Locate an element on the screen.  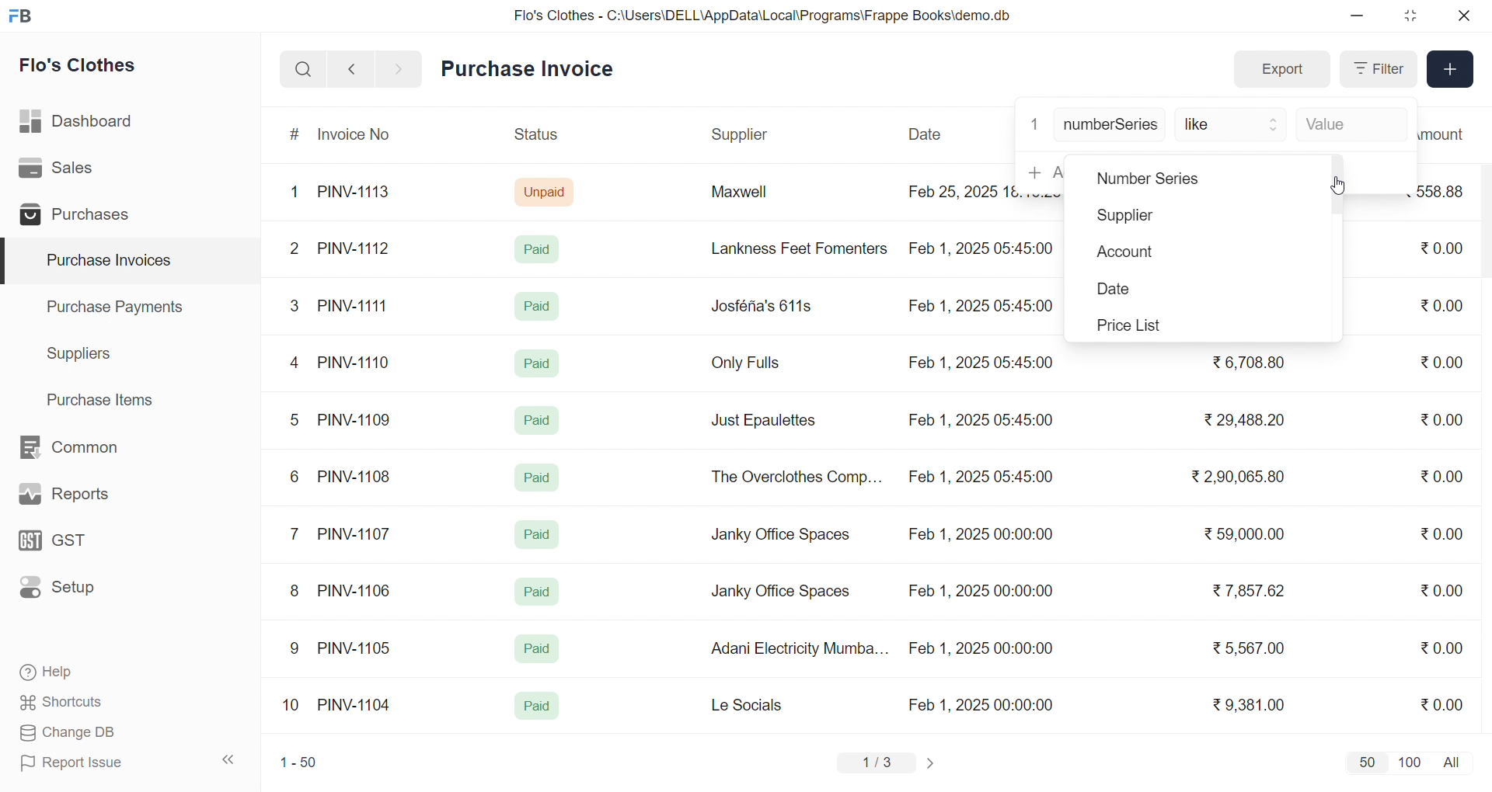
logo is located at coordinates (24, 17).